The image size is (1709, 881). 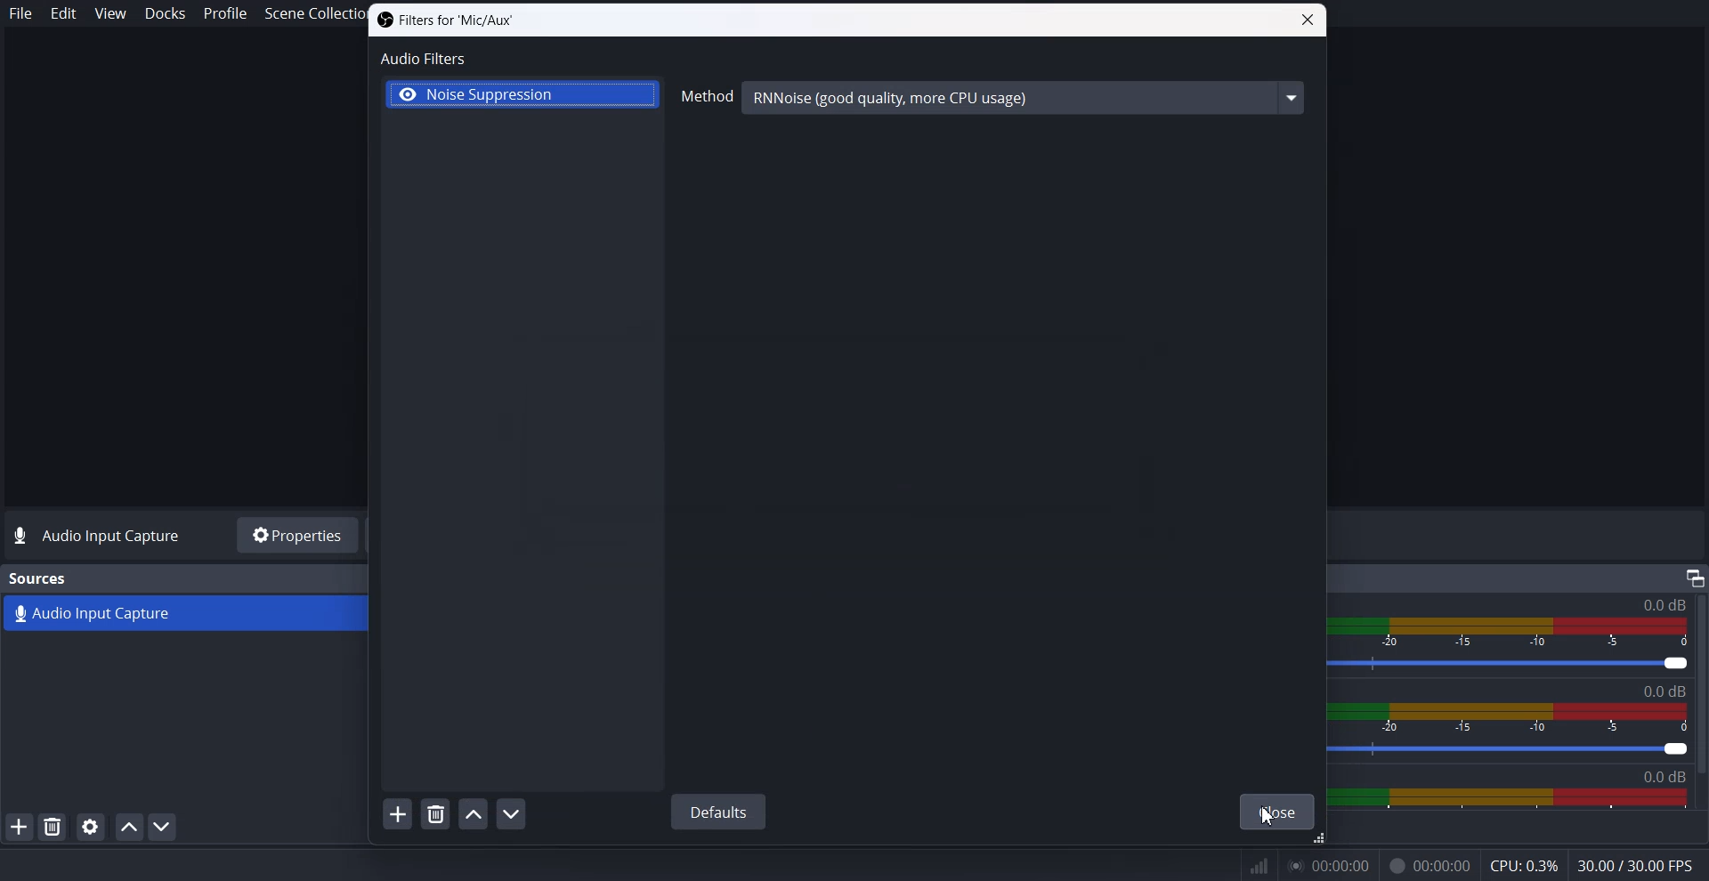 What do you see at coordinates (1676, 776) in the screenshot?
I see `0.00db` at bounding box center [1676, 776].